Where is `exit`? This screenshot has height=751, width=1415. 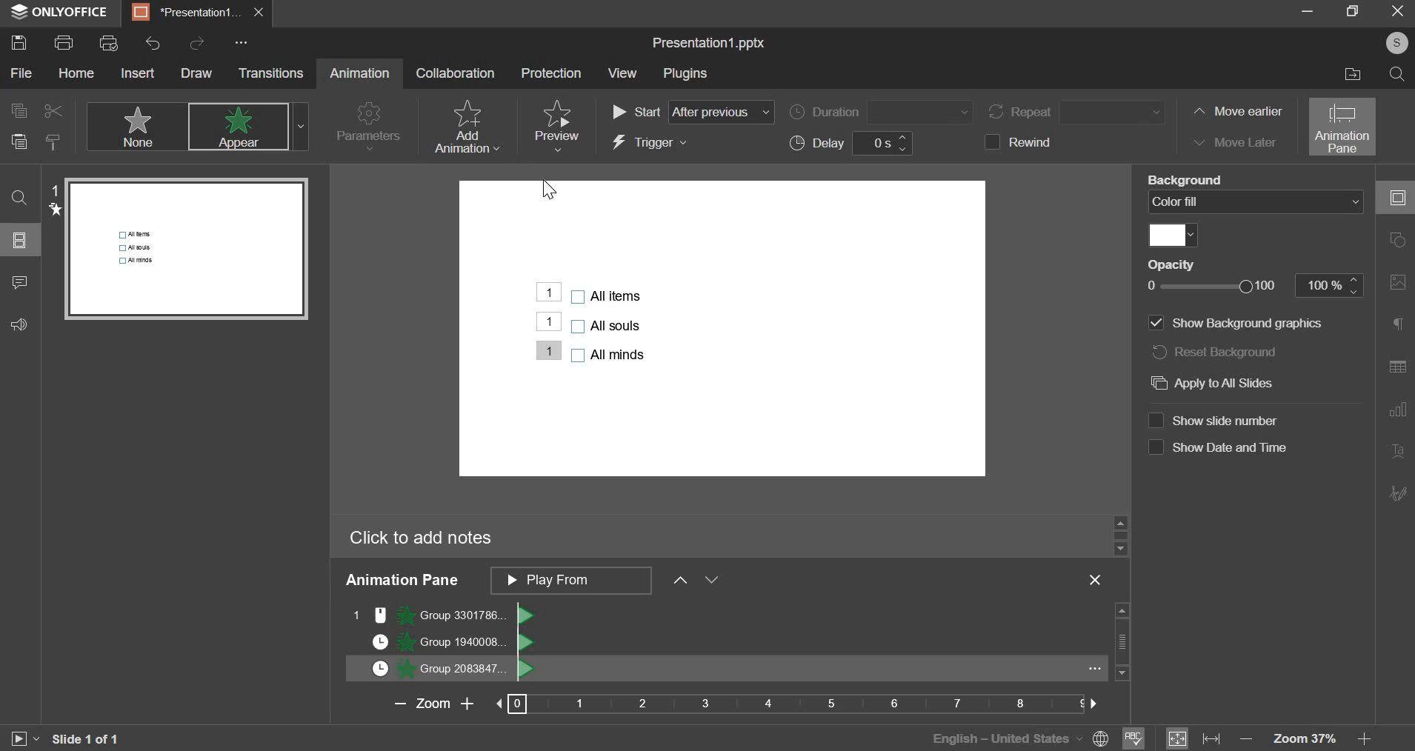
exit is located at coordinates (1095, 579).